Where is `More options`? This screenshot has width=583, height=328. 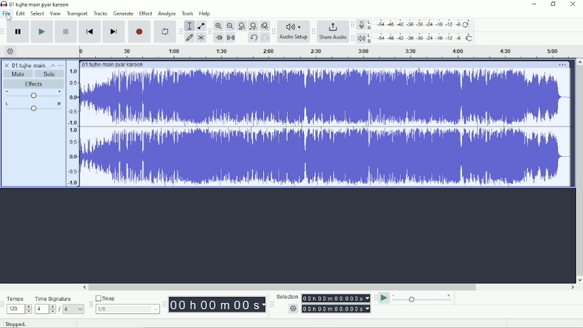
More options is located at coordinates (564, 65).